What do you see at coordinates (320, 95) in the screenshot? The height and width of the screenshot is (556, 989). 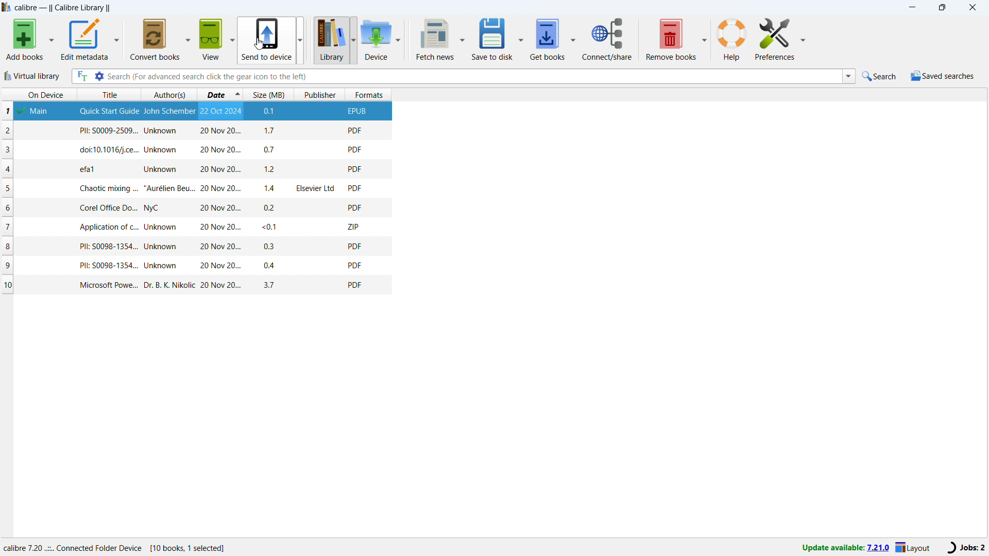 I see `sort by publisher` at bounding box center [320, 95].